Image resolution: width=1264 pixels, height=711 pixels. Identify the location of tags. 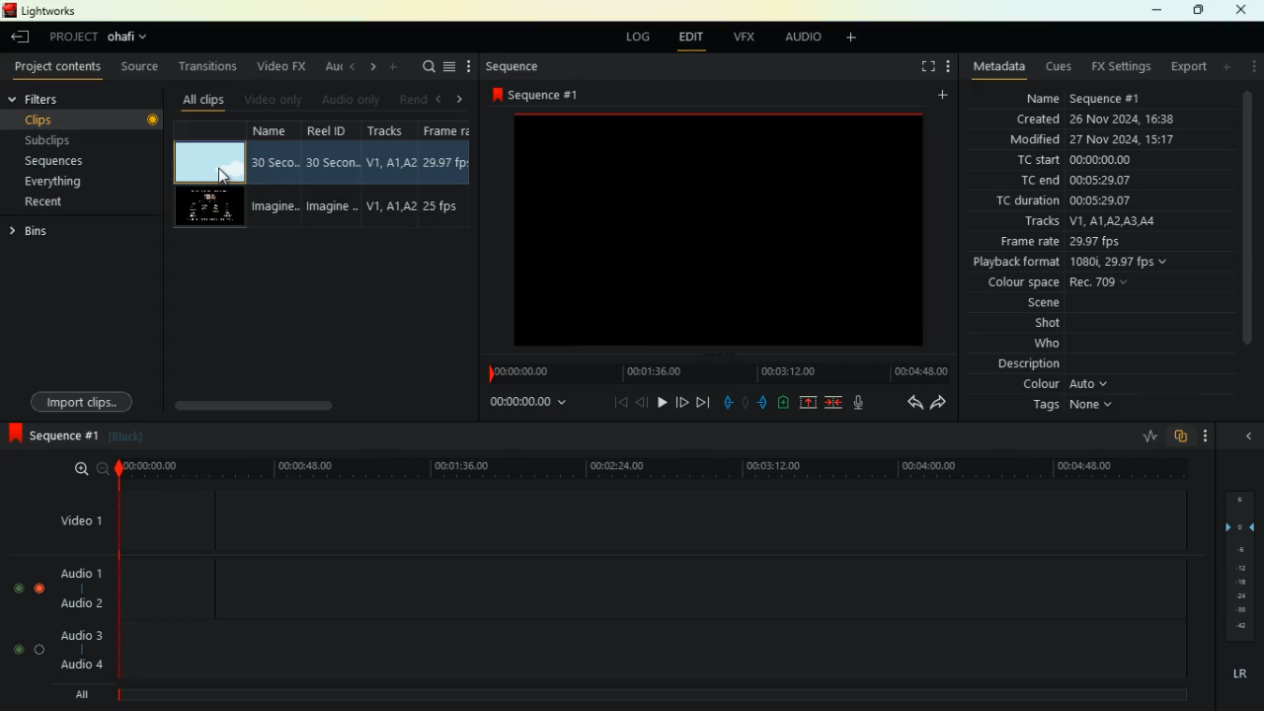
(1066, 406).